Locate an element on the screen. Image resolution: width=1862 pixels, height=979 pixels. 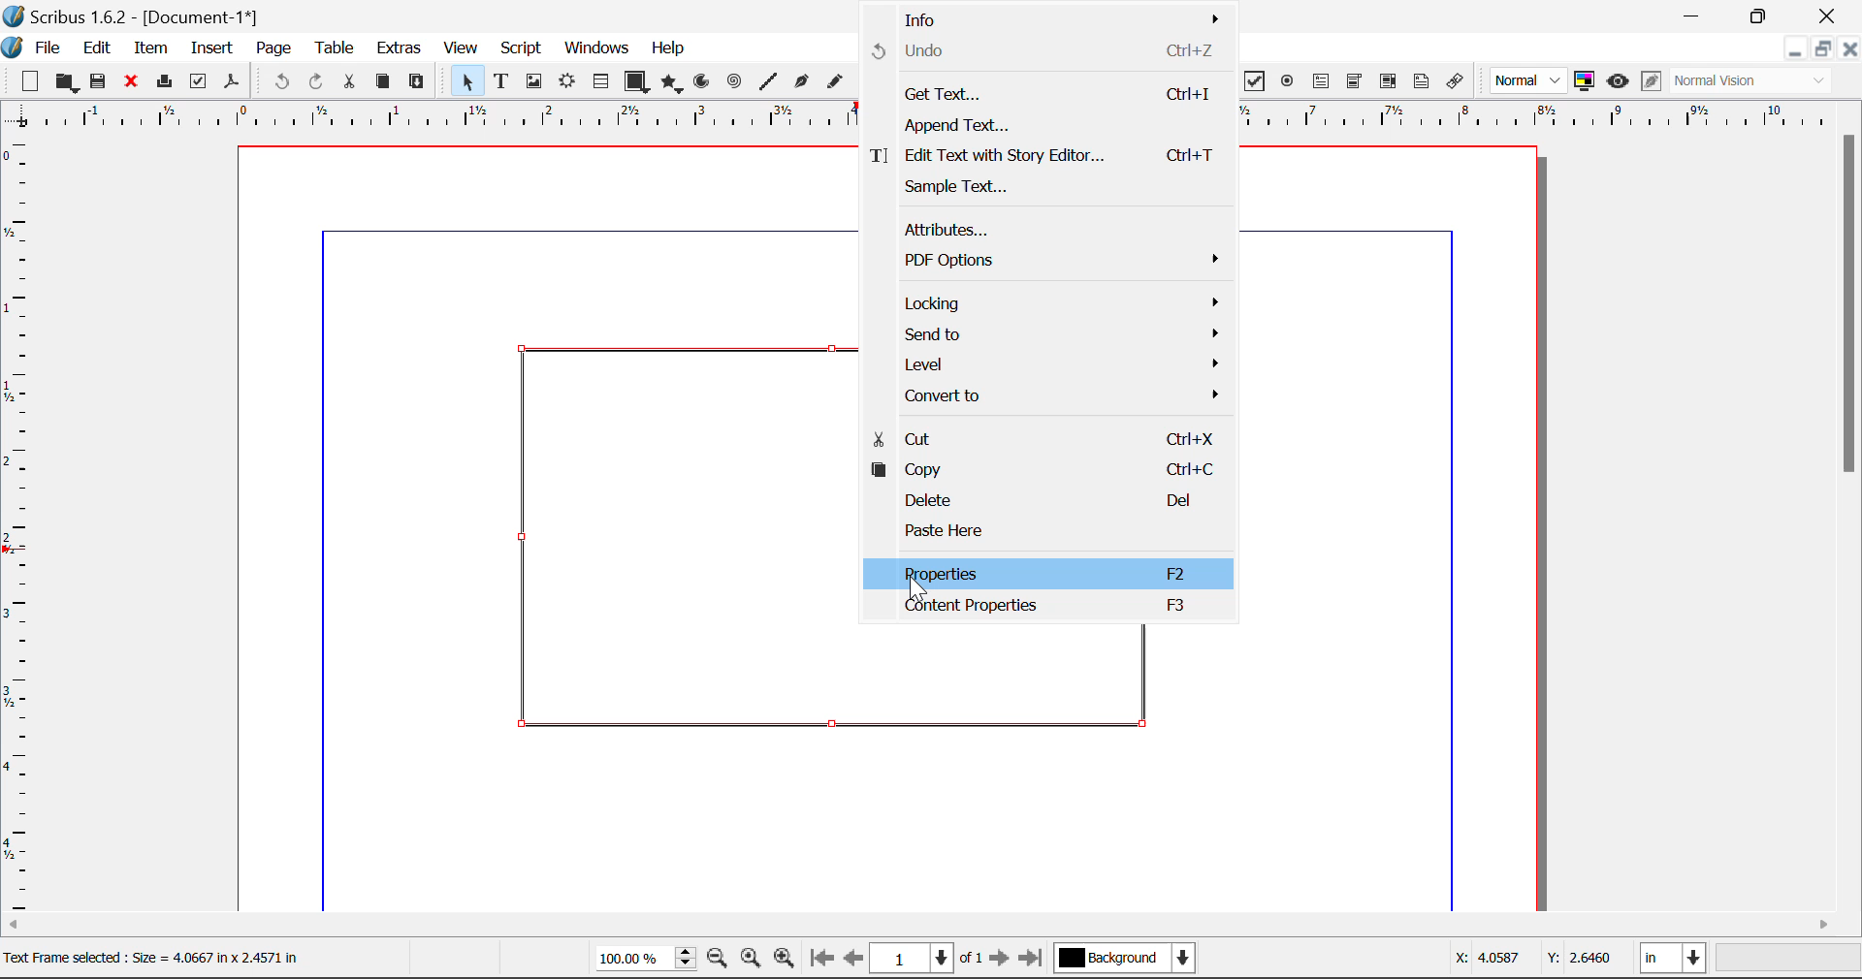
Minimize is located at coordinates (1762, 15).